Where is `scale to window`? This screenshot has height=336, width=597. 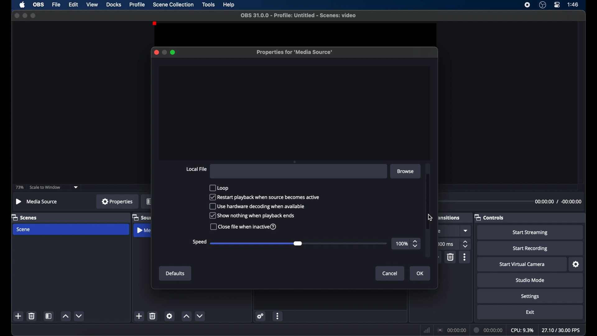 scale to window is located at coordinates (45, 187).